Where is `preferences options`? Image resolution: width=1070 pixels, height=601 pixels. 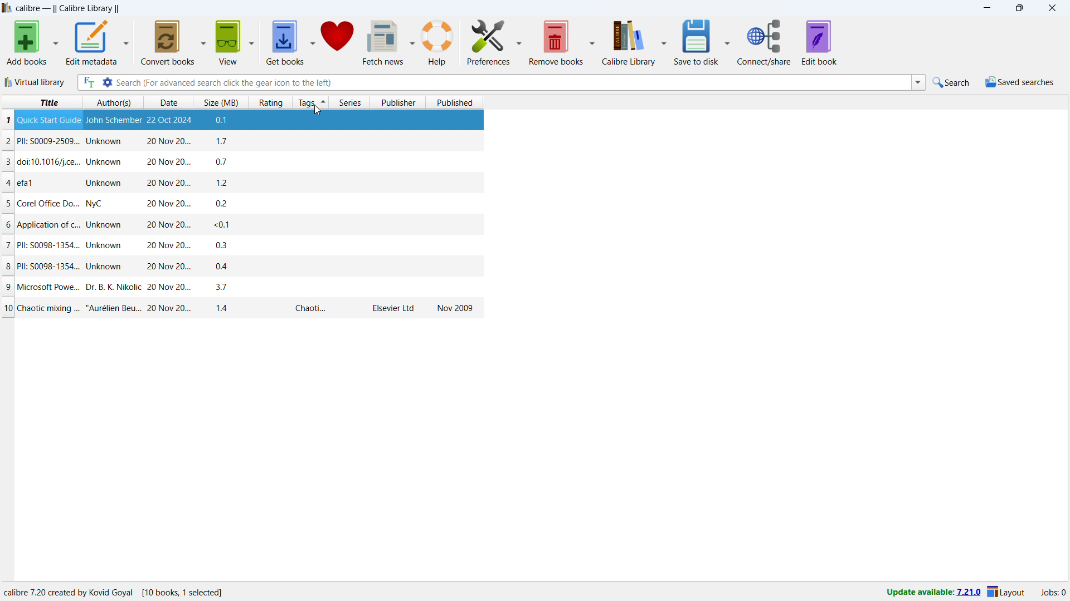 preferences options is located at coordinates (518, 41).